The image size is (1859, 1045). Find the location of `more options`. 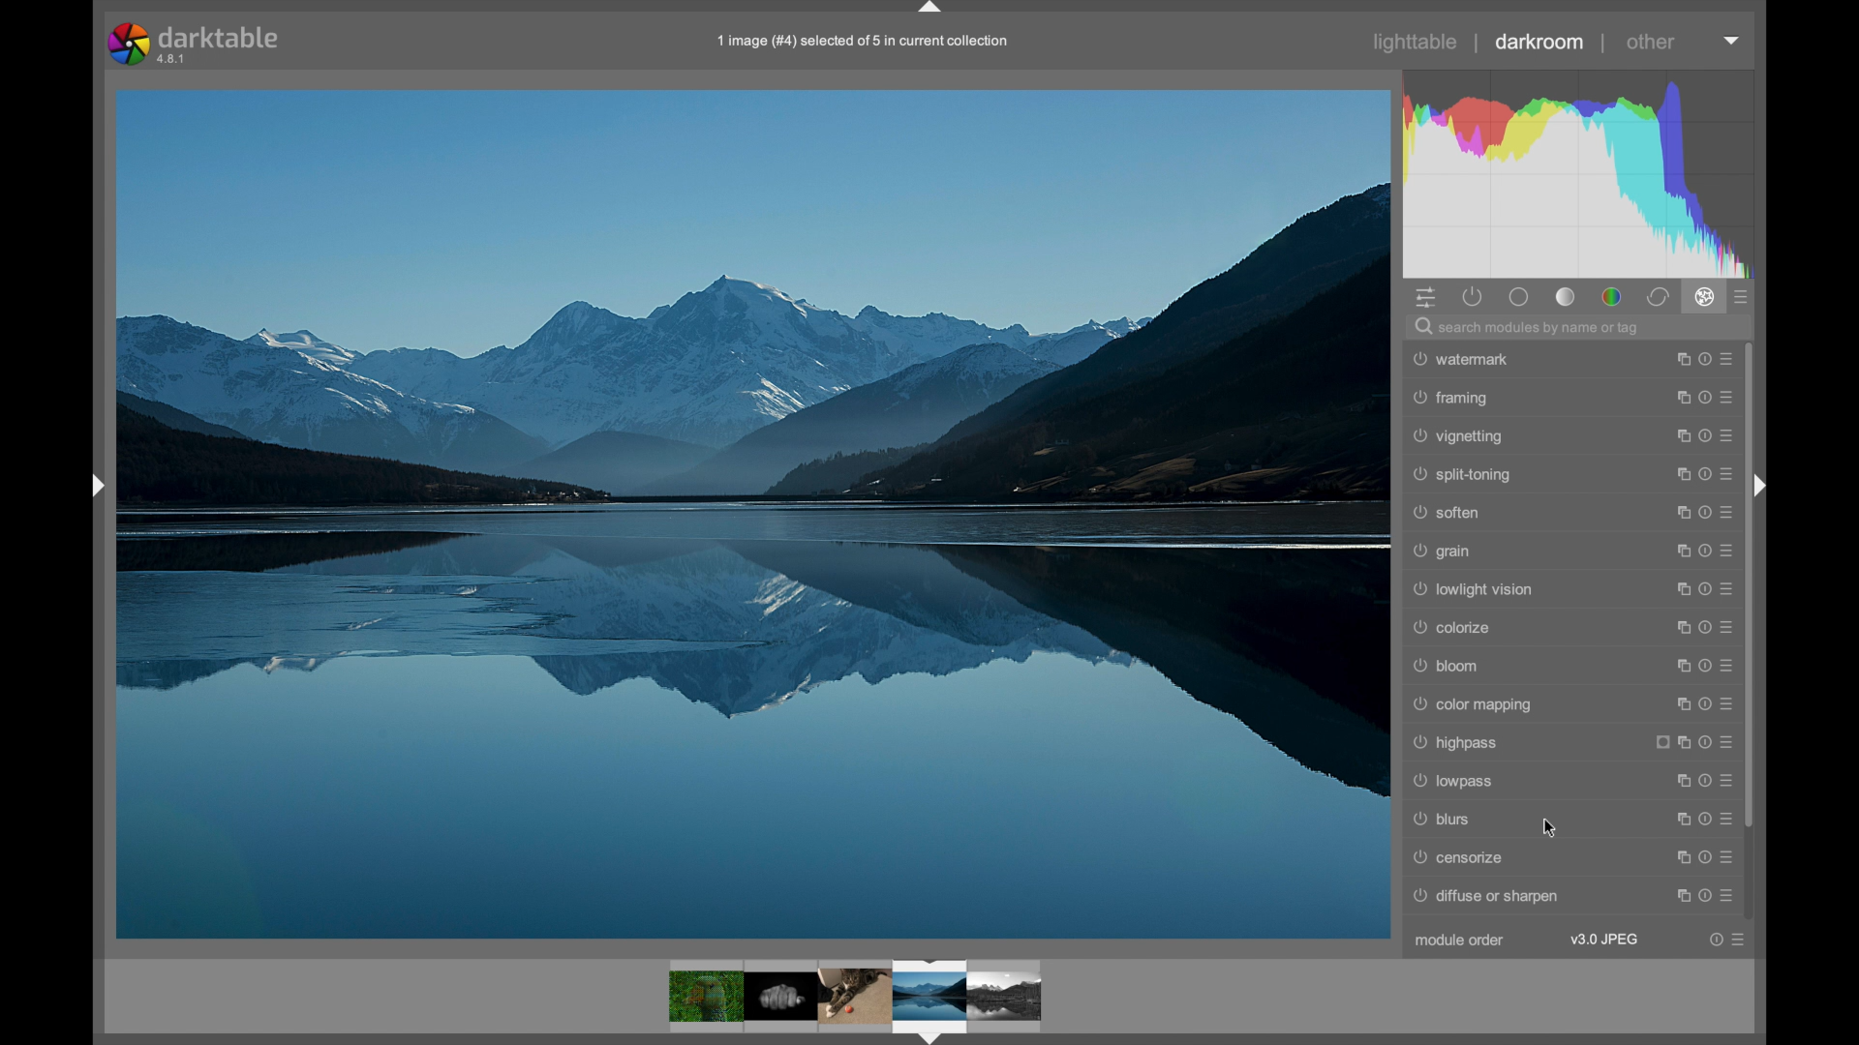

more options is located at coordinates (1741, 940).